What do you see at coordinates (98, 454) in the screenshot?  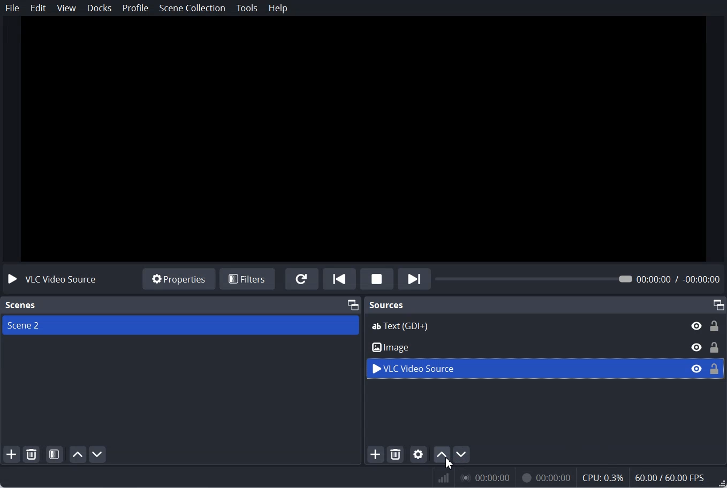 I see `Move scene down` at bounding box center [98, 454].